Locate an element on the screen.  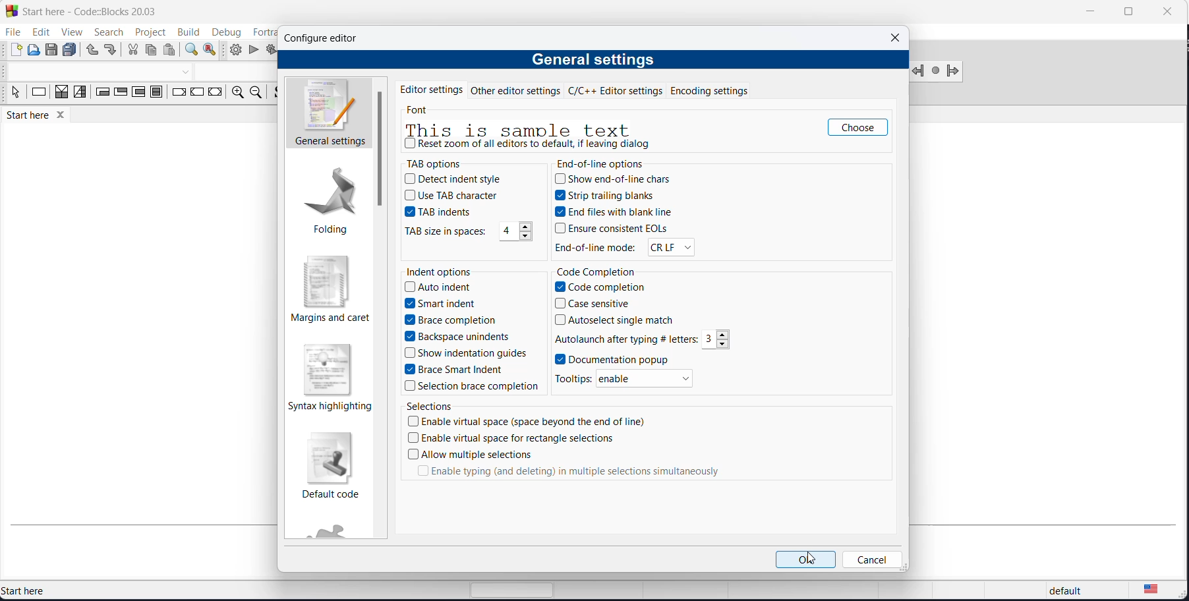
enable virtual space checkbox is located at coordinates (532, 424).